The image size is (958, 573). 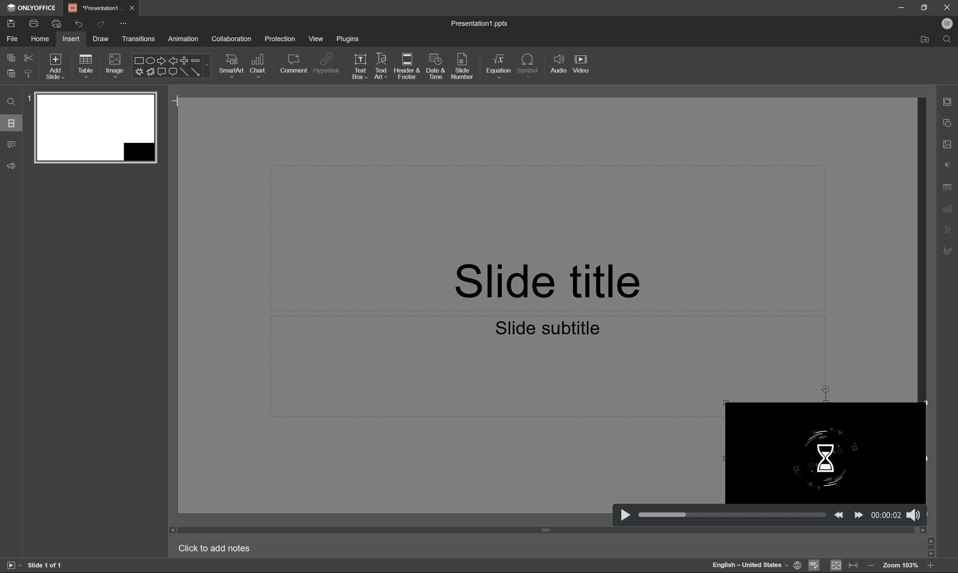 I want to click on Click to add notes, so click(x=215, y=548).